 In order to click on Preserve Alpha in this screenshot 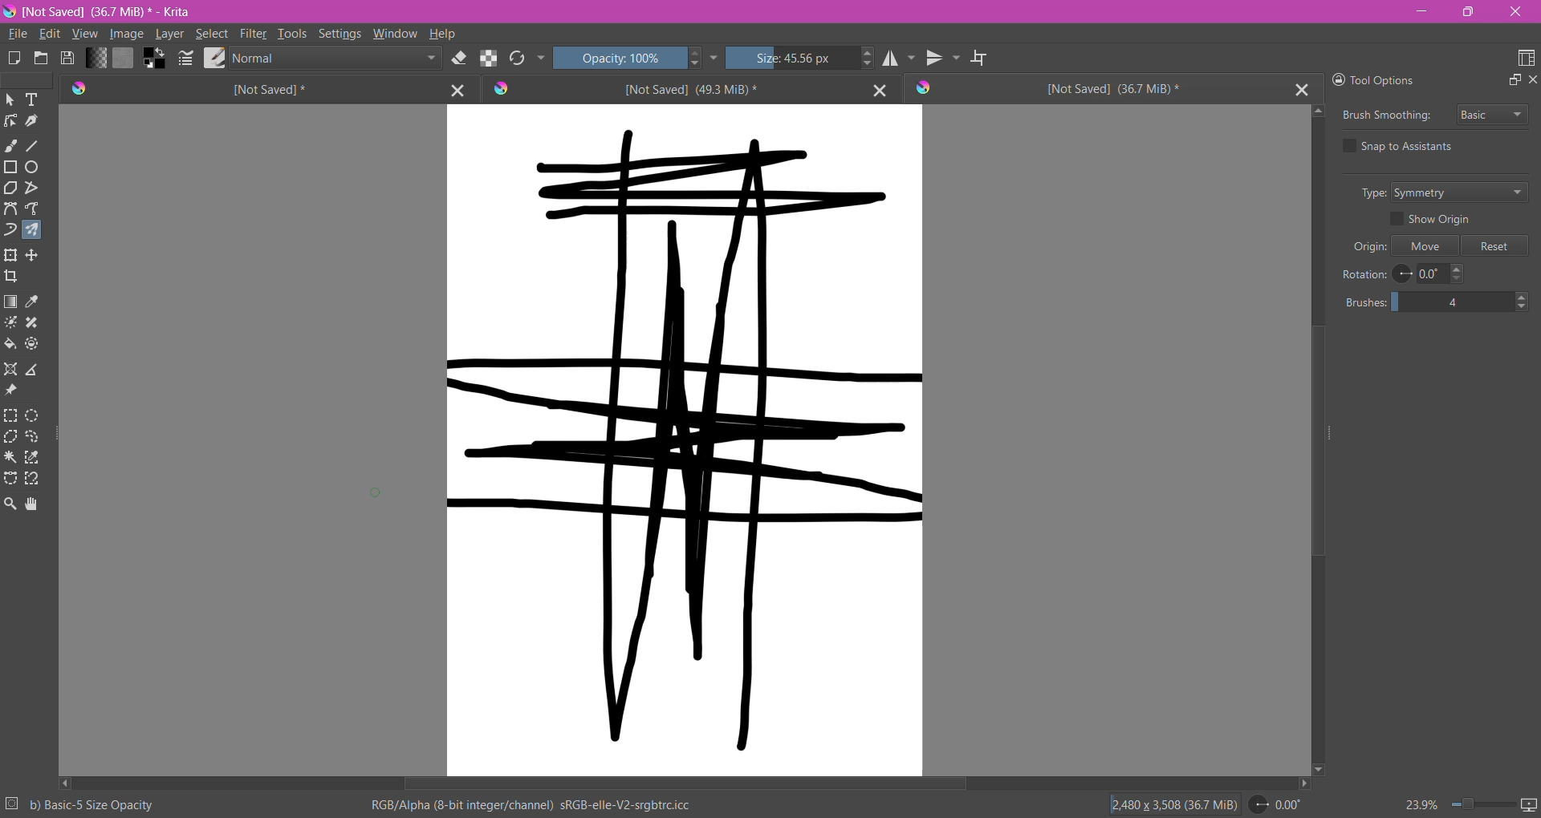, I will do `click(486, 57)`.